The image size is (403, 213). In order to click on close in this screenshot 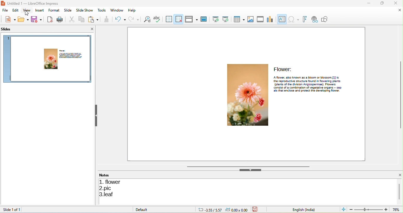, I will do `click(90, 29)`.